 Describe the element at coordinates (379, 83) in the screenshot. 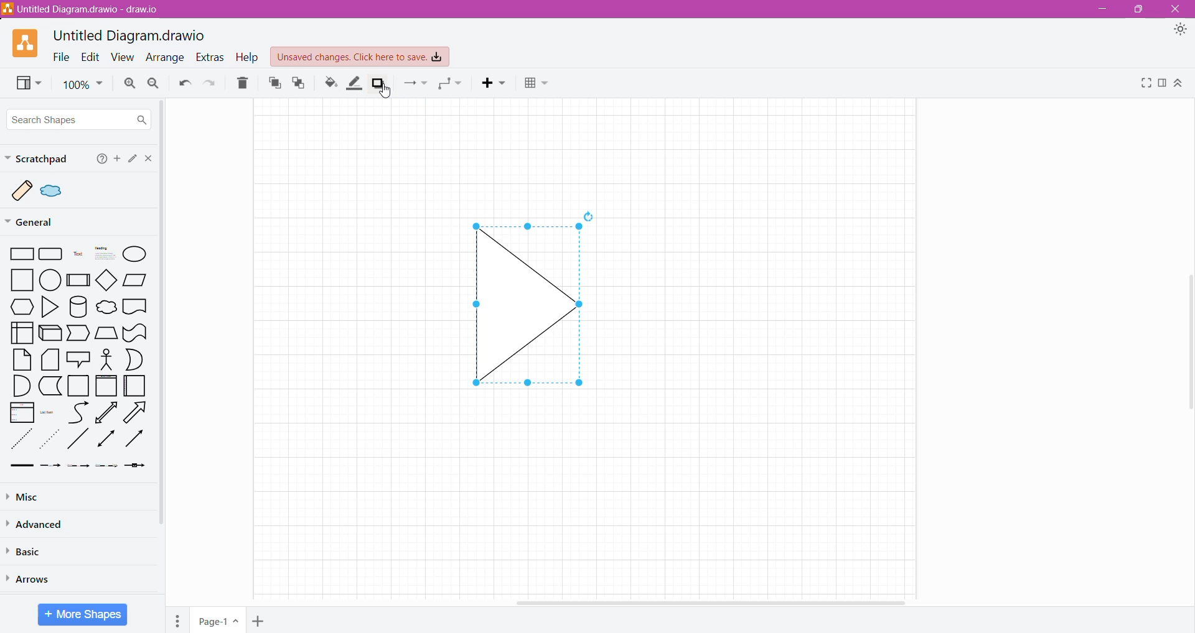

I see `Shadow` at that location.